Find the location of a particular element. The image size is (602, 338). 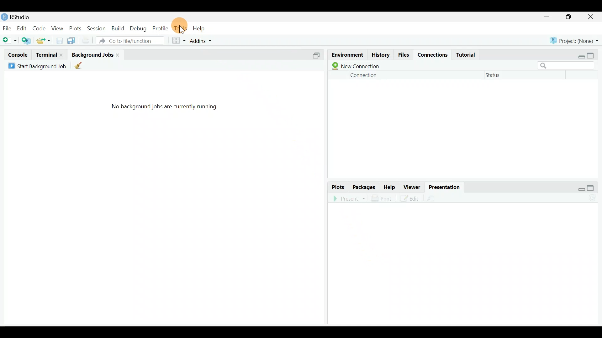

maximize is located at coordinates (593, 54).